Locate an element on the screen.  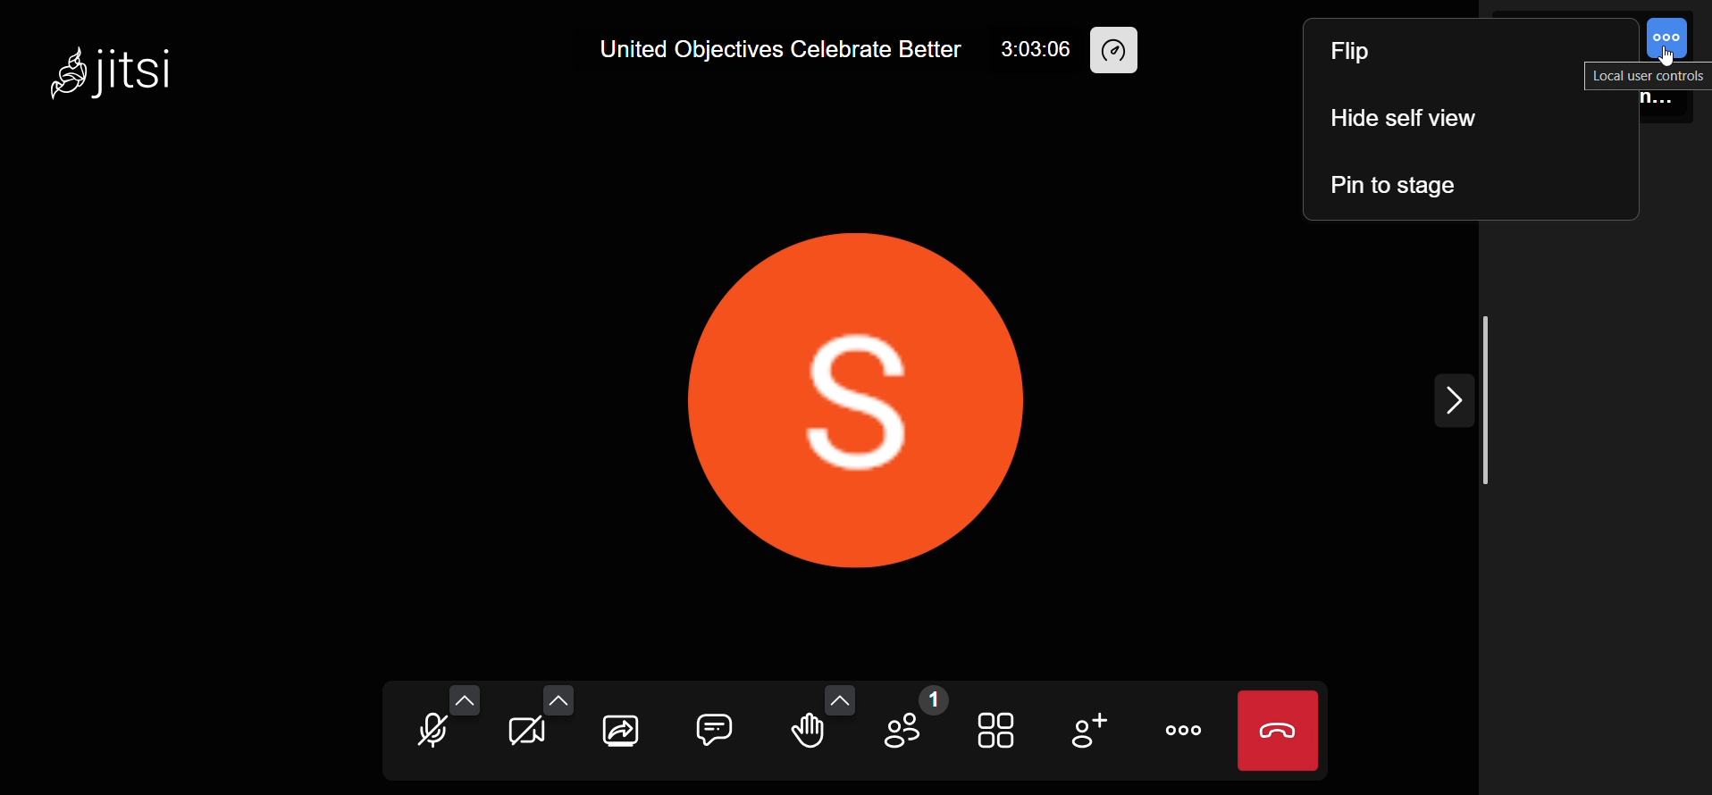
scroll bar is located at coordinates (1486, 401).